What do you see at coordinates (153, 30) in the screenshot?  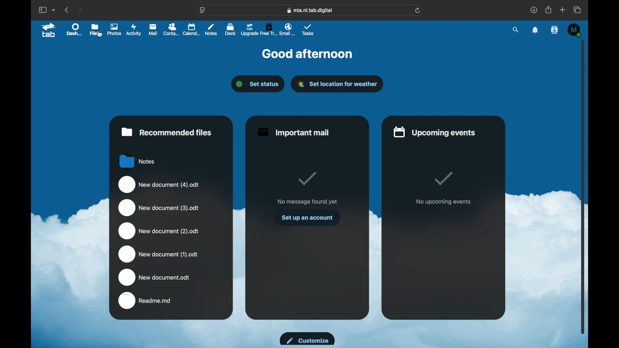 I see `mail` at bounding box center [153, 30].